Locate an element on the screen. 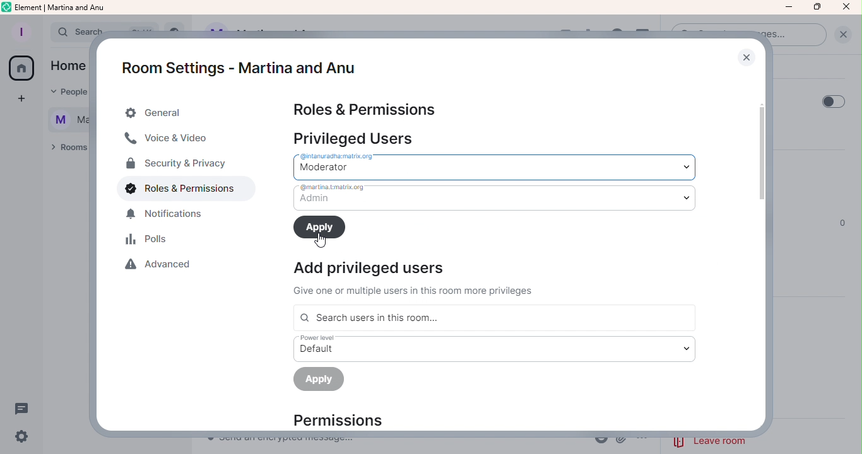 This screenshot has height=454, width=862. Power level is located at coordinates (493, 348).